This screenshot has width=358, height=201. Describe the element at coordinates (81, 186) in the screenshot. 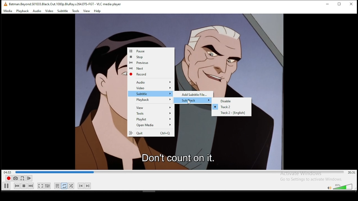

I see `Previous Track ` at that location.